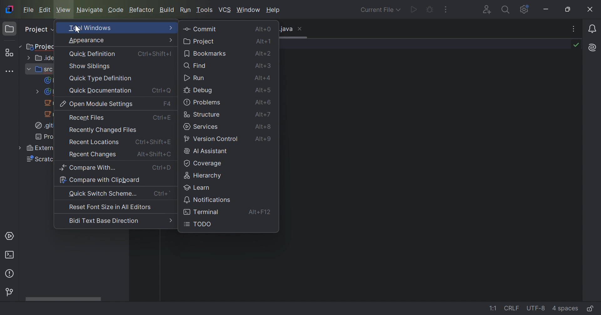 This screenshot has height=315, width=601. I want to click on Code with me, so click(489, 10).